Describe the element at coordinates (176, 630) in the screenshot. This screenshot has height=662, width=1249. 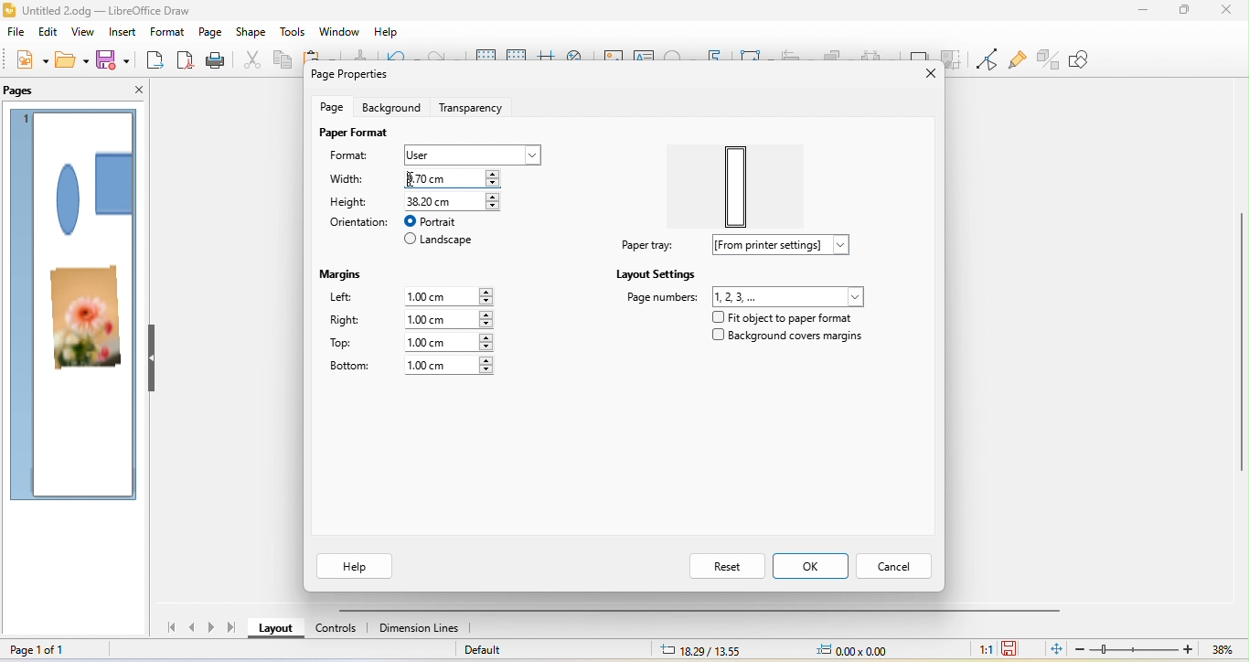
I see ` first page` at that location.